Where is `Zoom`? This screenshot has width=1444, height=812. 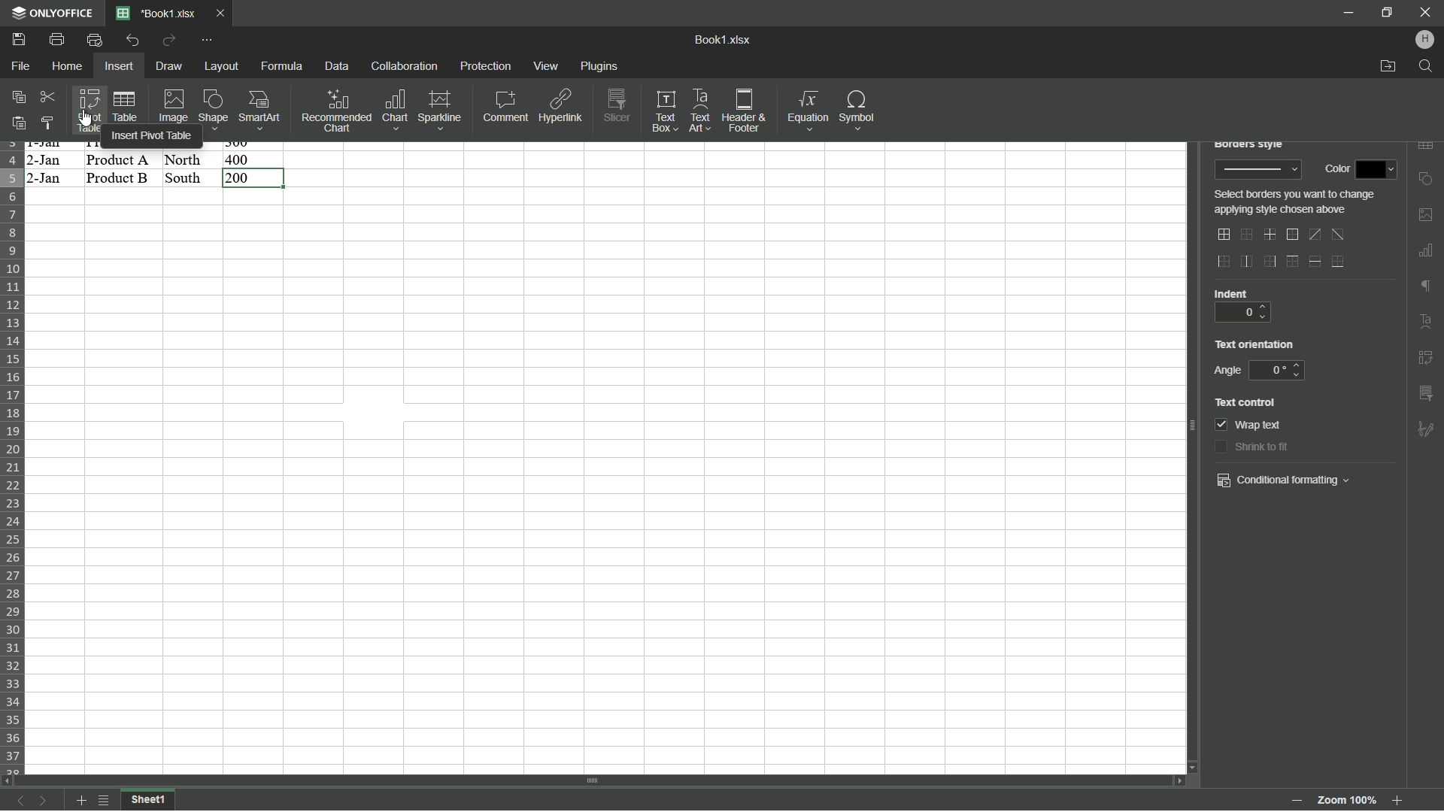 Zoom is located at coordinates (1398, 803).